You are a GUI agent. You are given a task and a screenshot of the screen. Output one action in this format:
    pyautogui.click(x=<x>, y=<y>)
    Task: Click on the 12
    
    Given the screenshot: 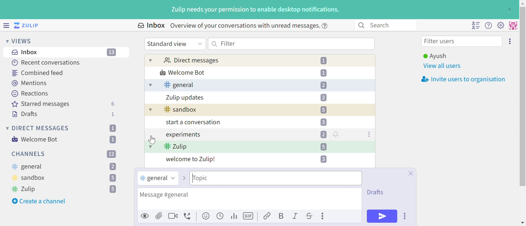 What is the action you would take?
    pyautogui.click(x=112, y=153)
    